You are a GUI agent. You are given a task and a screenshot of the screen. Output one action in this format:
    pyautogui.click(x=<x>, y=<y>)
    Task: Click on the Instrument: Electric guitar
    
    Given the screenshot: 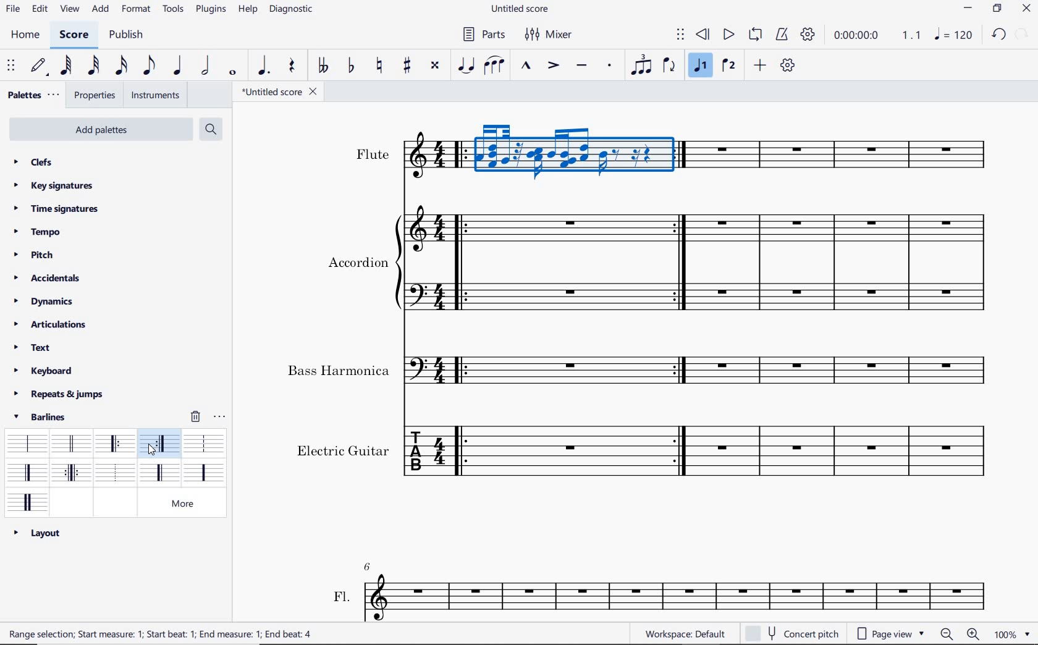 What is the action you would take?
    pyautogui.click(x=568, y=292)
    